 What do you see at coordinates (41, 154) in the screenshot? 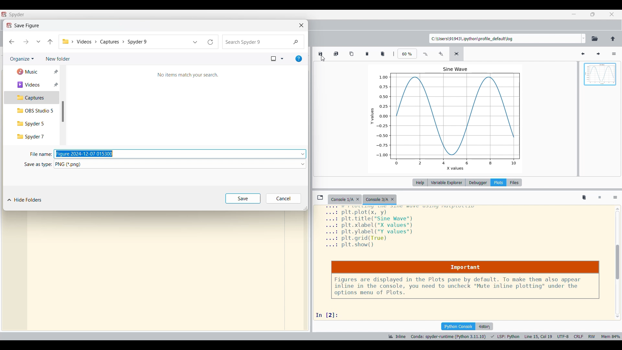
I see `Indicates file name` at bounding box center [41, 154].